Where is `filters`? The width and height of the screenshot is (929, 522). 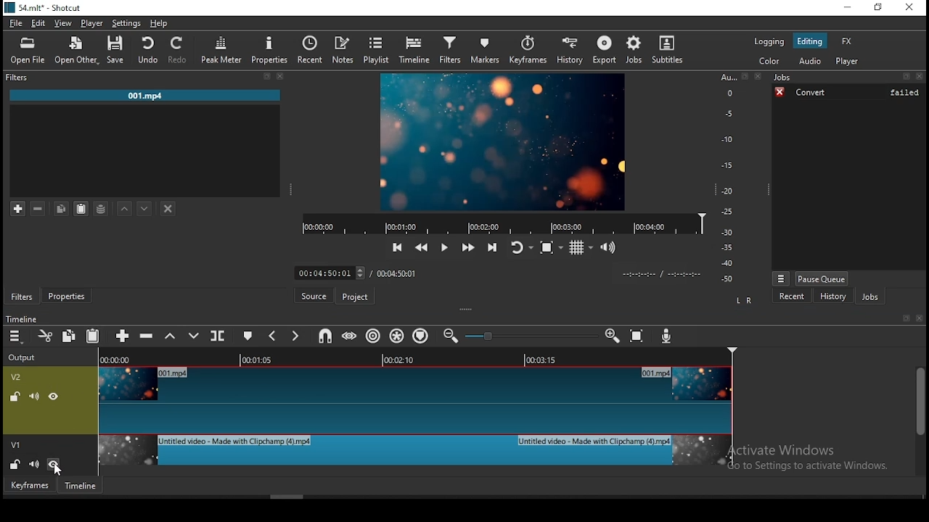
filters is located at coordinates (449, 49).